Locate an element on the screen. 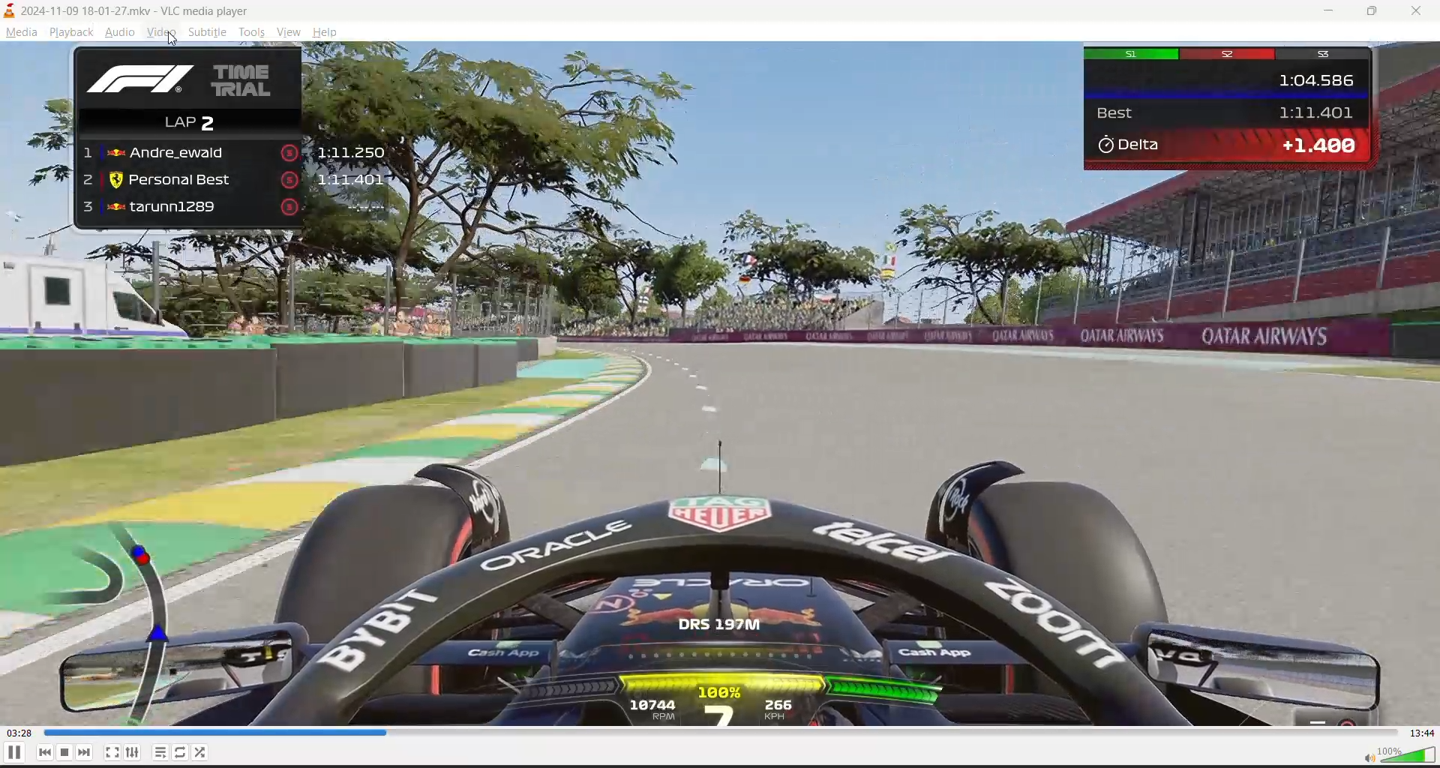 Image resolution: width=1440 pixels, height=768 pixels. volume is located at coordinates (1399, 754).